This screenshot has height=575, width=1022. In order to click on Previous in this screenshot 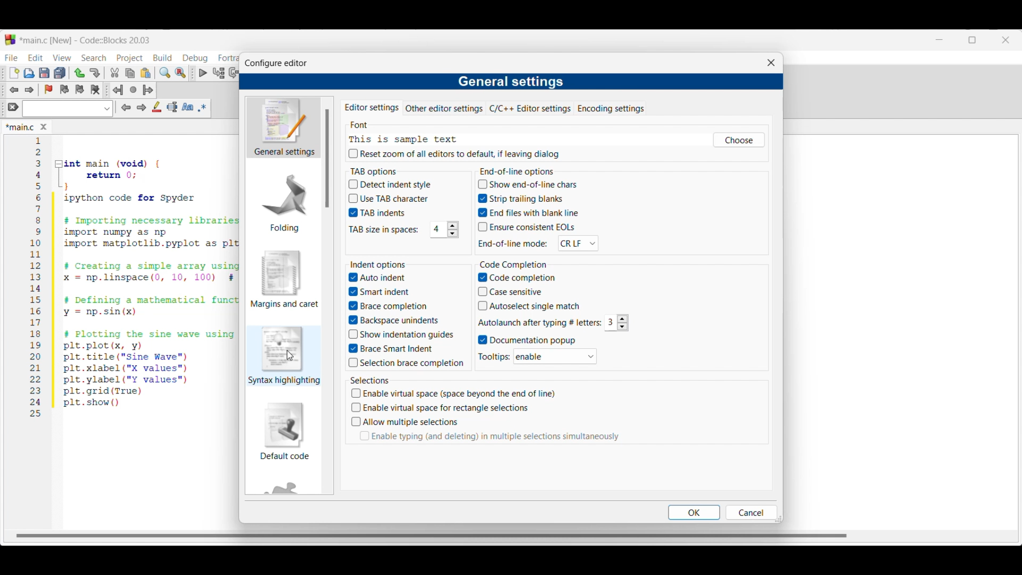, I will do `click(126, 108)`.